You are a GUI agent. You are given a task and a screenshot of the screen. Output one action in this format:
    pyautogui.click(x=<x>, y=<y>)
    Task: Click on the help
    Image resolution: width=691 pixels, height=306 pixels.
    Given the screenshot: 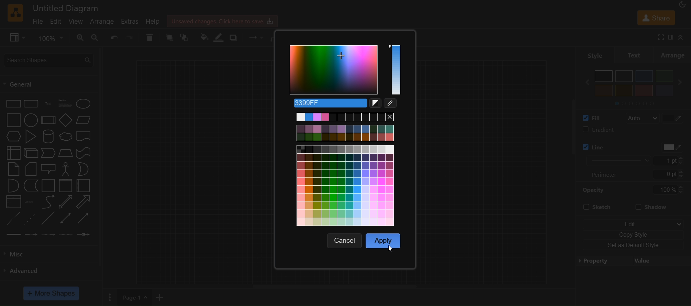 What is the action you would take?
    pyautogui.click(x=156, y=22)
    